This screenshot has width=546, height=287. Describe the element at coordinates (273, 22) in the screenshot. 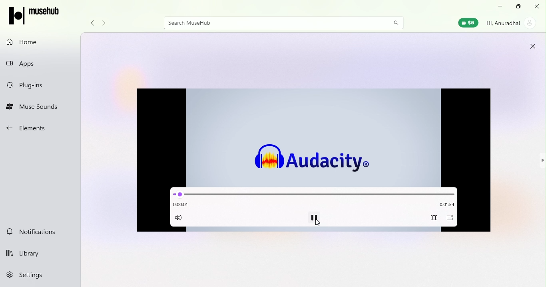

I see `Search bar` at that location.